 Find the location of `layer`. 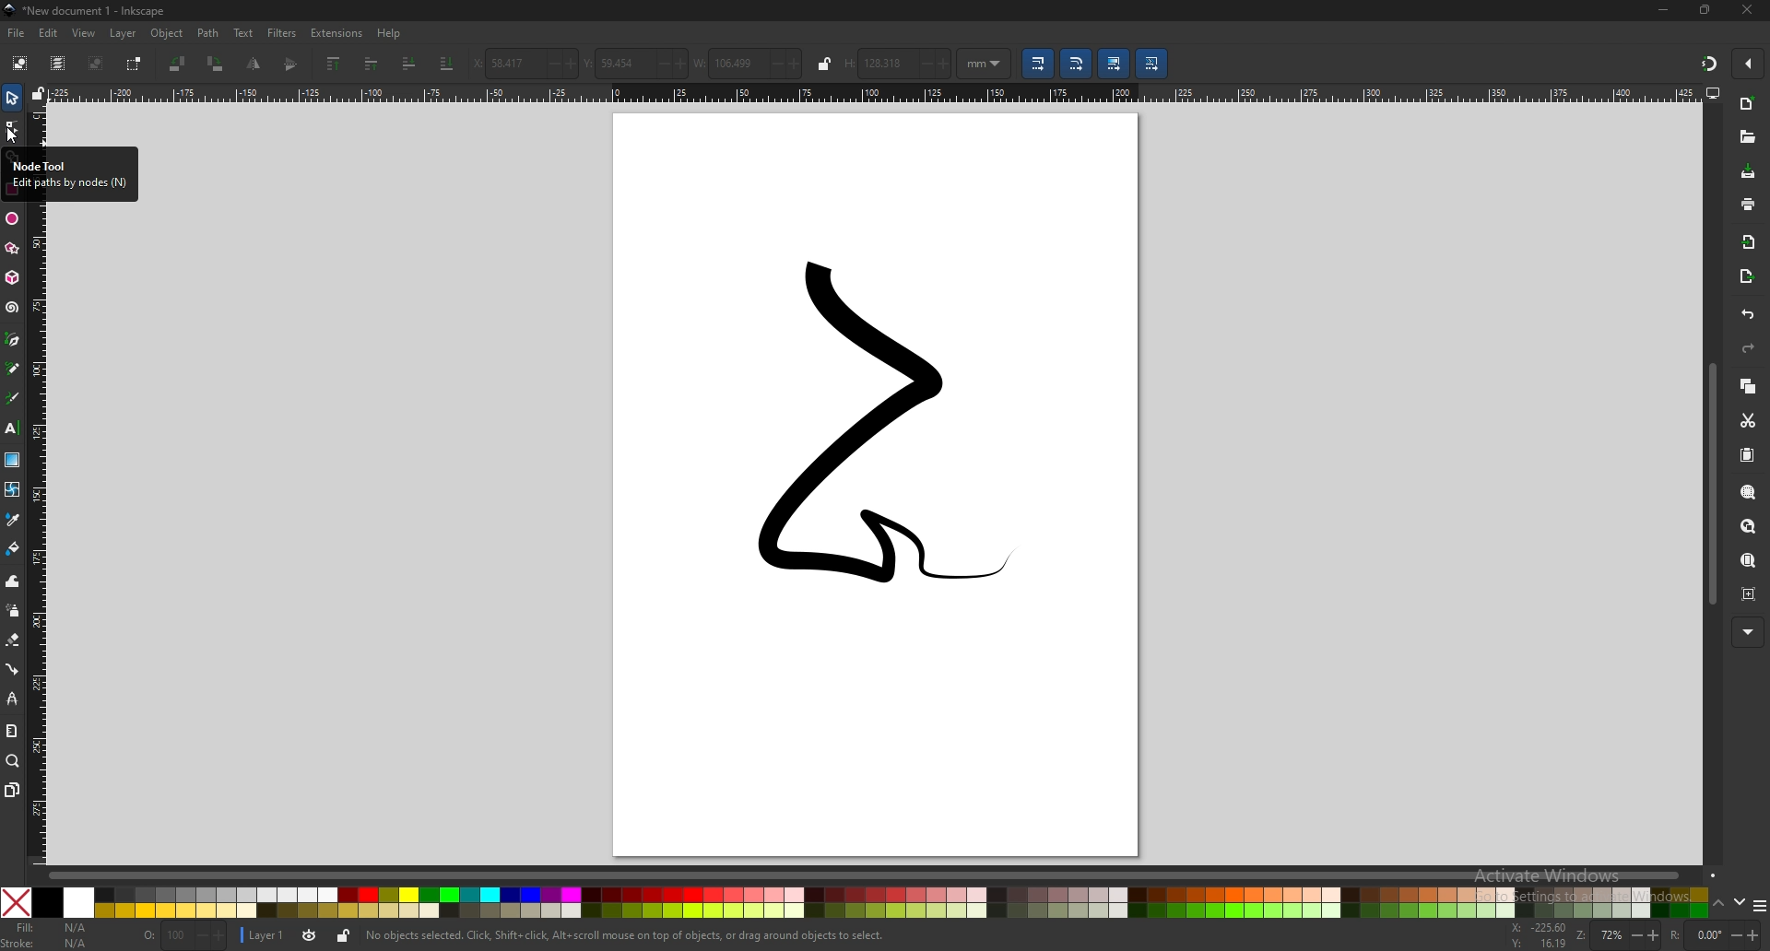

layer is located at coordinates (124, 33).